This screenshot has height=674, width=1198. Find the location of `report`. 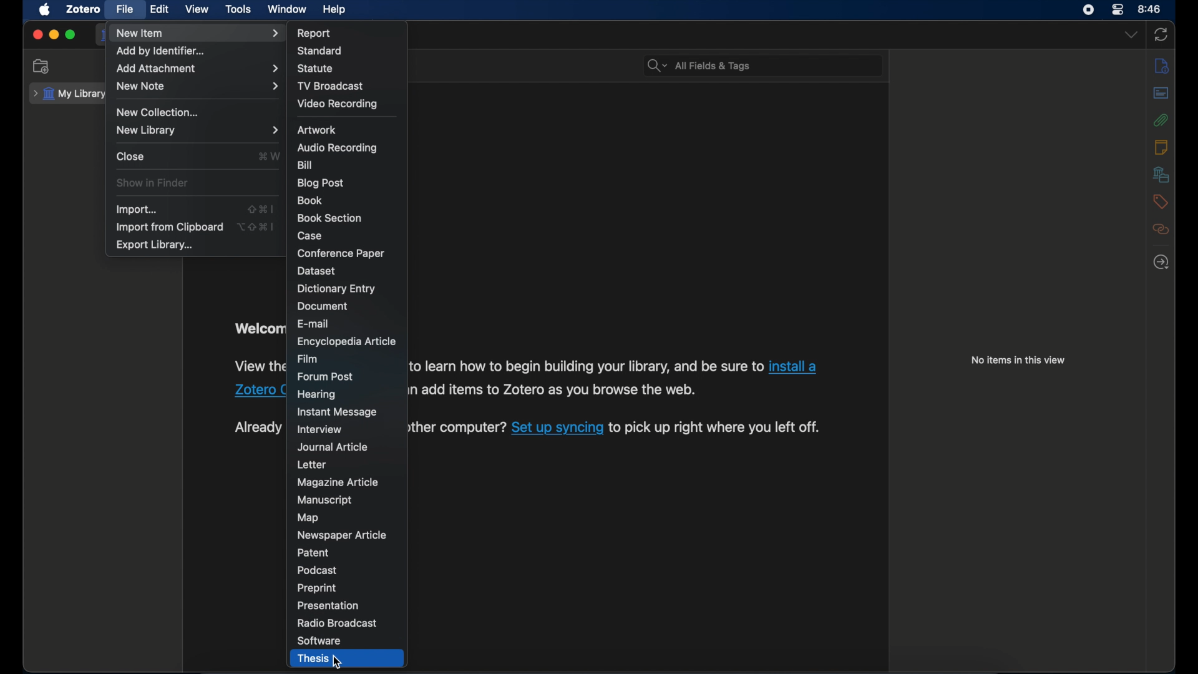

report is located at coordinates (315, 31).